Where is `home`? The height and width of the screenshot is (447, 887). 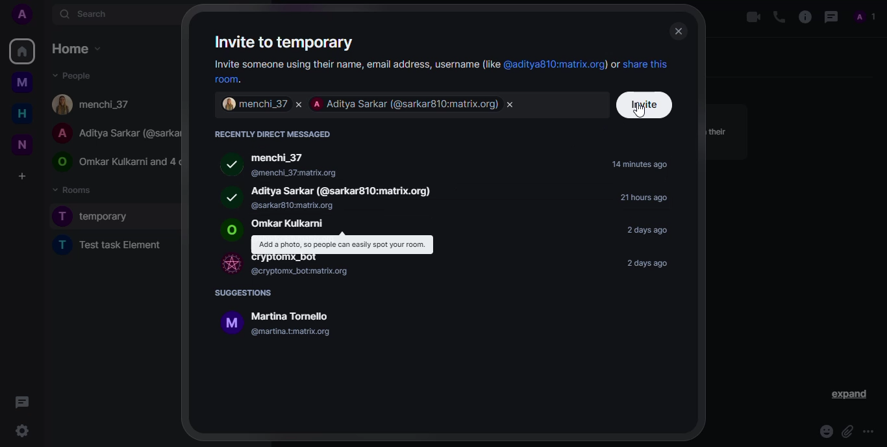
home is located at coordinates (21, 51).